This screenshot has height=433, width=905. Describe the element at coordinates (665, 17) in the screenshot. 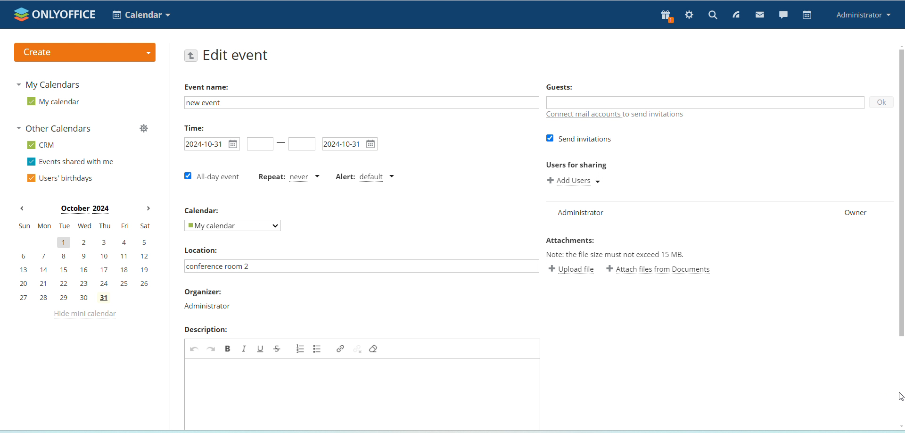

I see `present` at that location.